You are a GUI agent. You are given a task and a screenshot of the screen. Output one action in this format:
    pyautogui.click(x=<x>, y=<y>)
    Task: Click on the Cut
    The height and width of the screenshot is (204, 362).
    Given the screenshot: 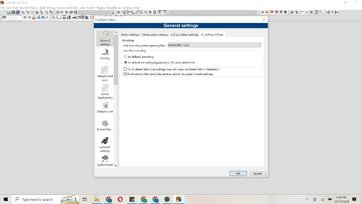 What is the action you would take?
    pyautogui.click(x=39, y=12)
    